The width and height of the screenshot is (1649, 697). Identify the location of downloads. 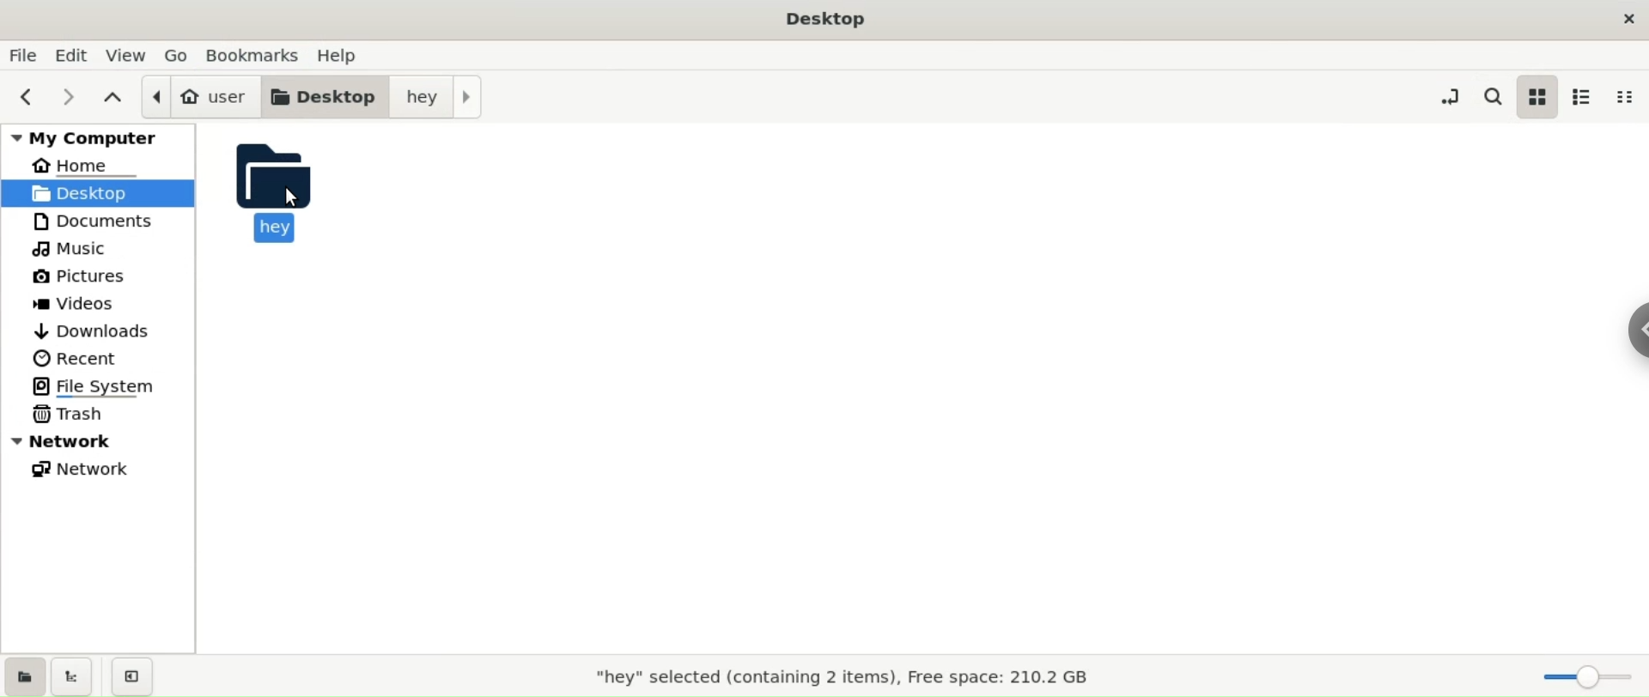
(93, 329).